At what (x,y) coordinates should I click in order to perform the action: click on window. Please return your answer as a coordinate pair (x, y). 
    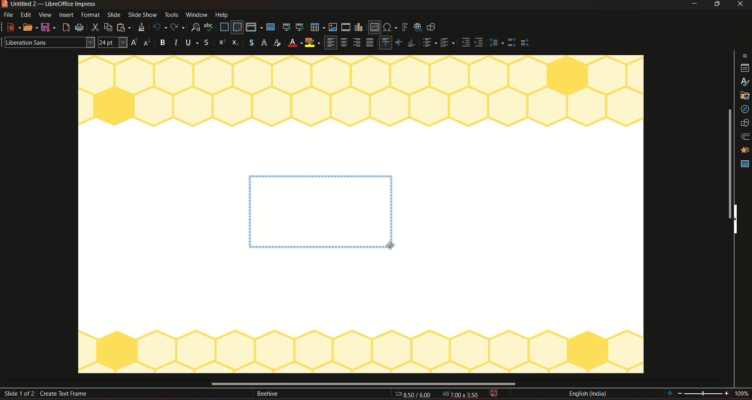
    Looking at the image, I should click on (196, 15).